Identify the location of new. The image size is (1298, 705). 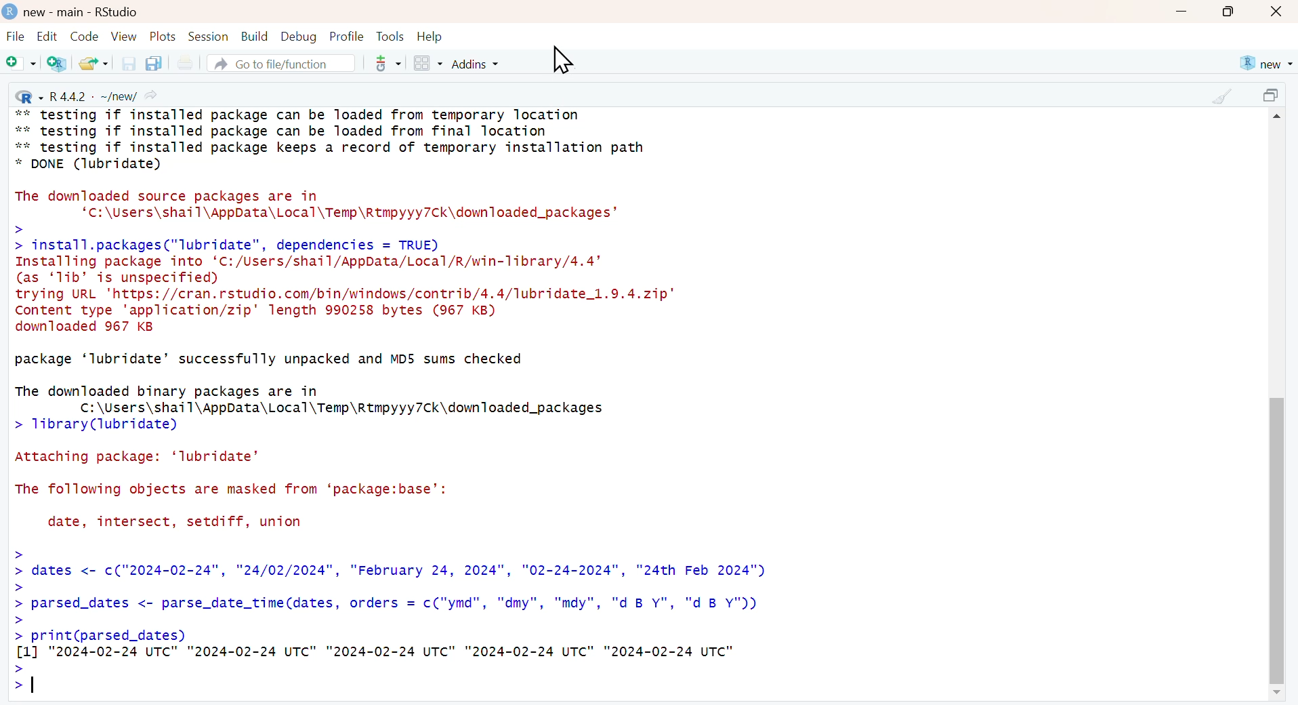
(1265, 64).